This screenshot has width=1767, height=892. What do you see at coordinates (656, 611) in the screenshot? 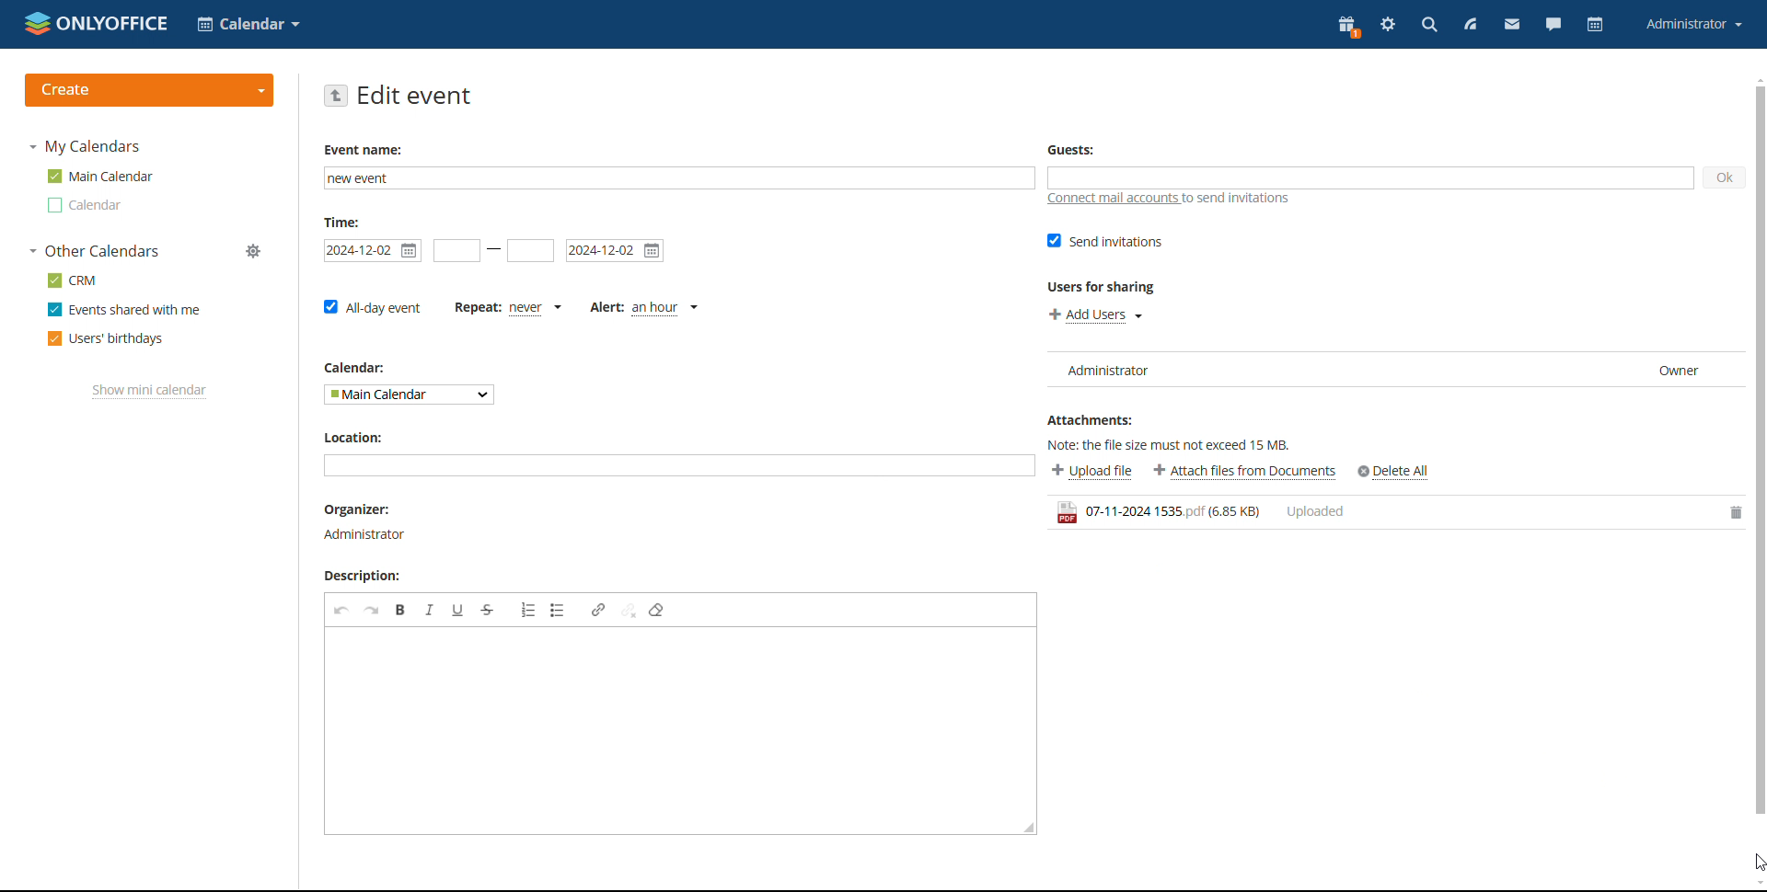
I see `remove format` at bounding box center [656, 611].